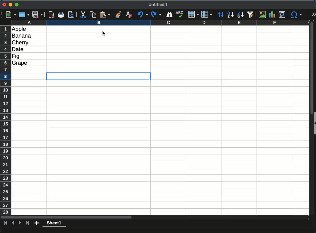 The image size is (316, 233). Describe the element at coordinates (221, 14) in the screenshot. I see `sort` at that location.